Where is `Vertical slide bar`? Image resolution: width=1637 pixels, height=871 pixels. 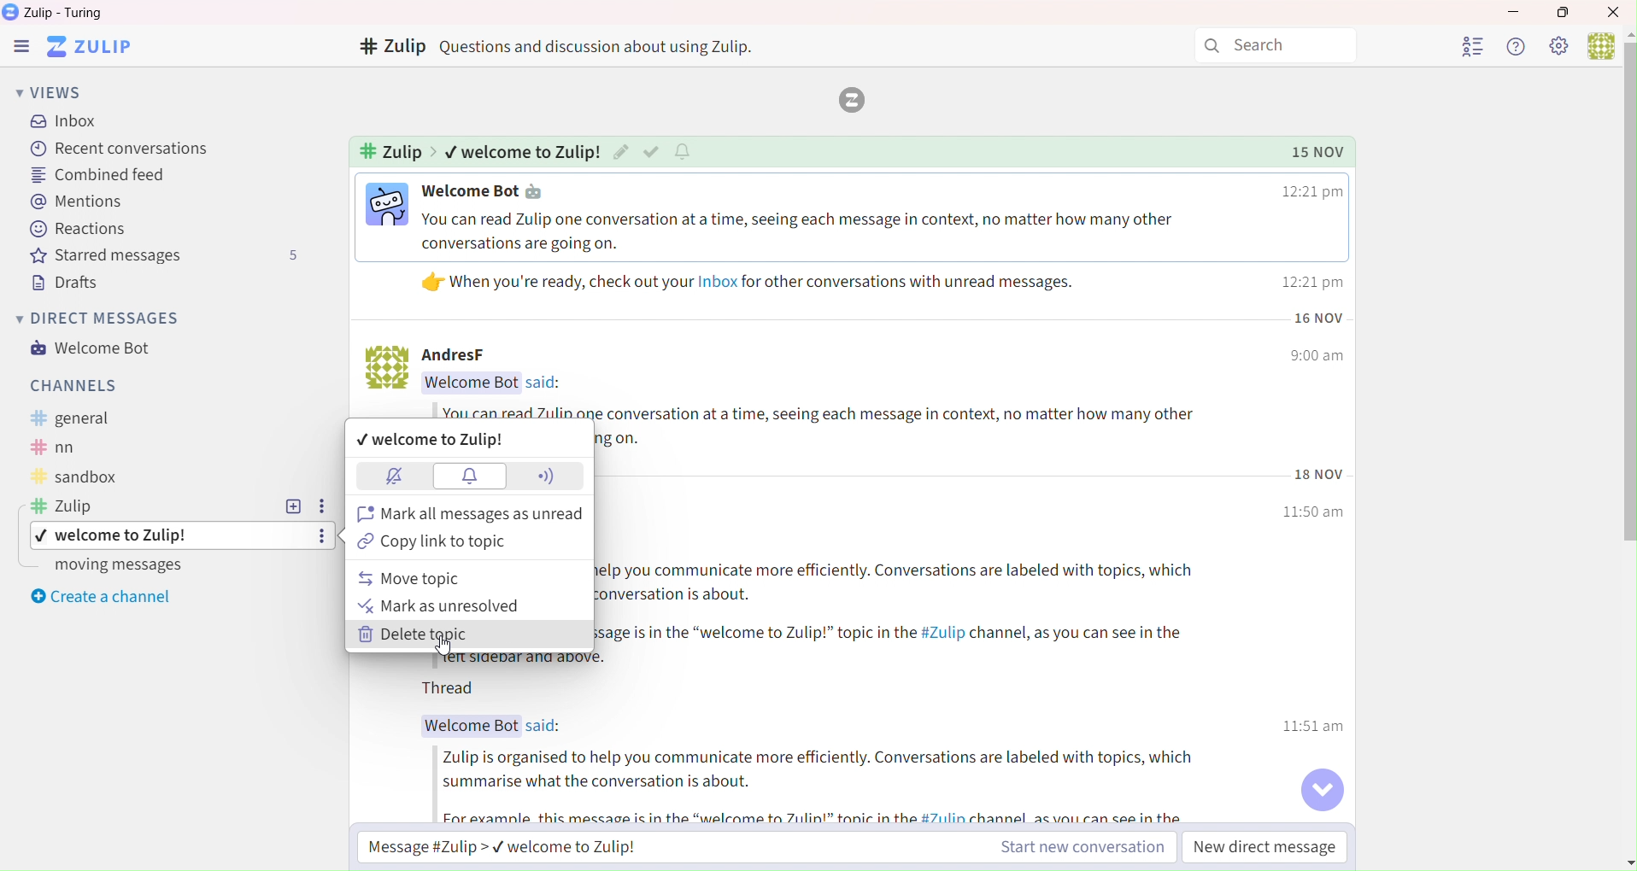 Vertical slide bar is located at coordinates (1627, 447).